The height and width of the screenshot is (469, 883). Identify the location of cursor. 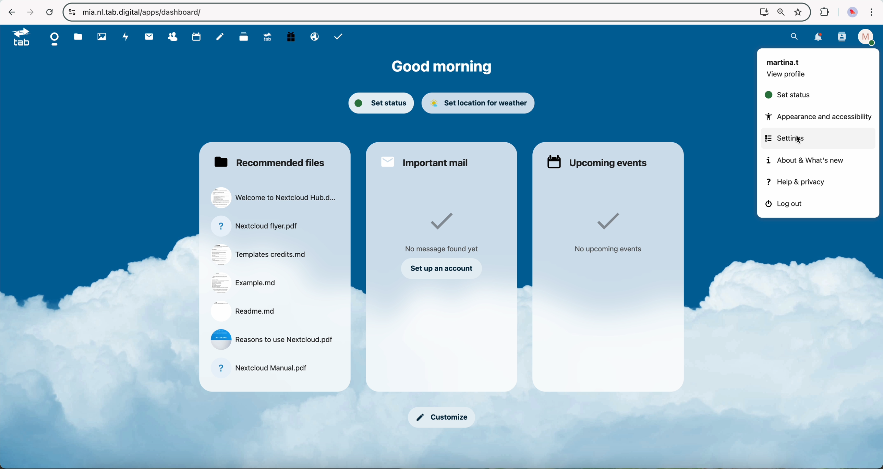
(801, 141).